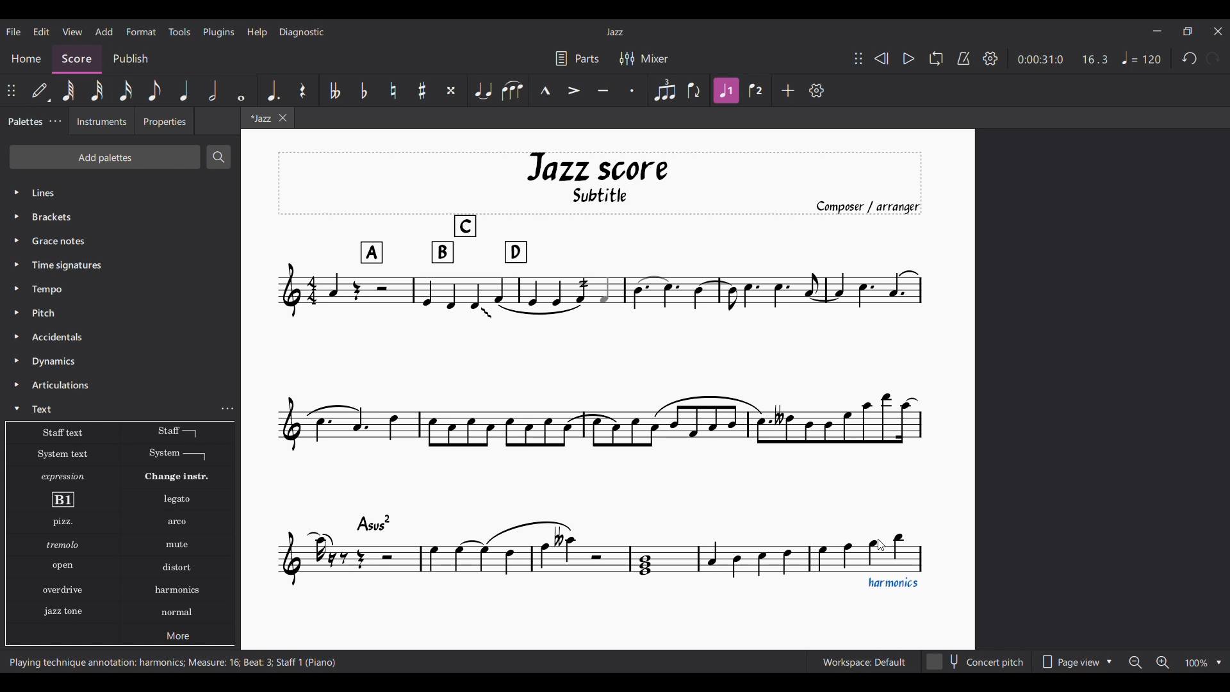  Describe the element at coordinates (178, 522) in the screenshot. I see `Arco` at that location.